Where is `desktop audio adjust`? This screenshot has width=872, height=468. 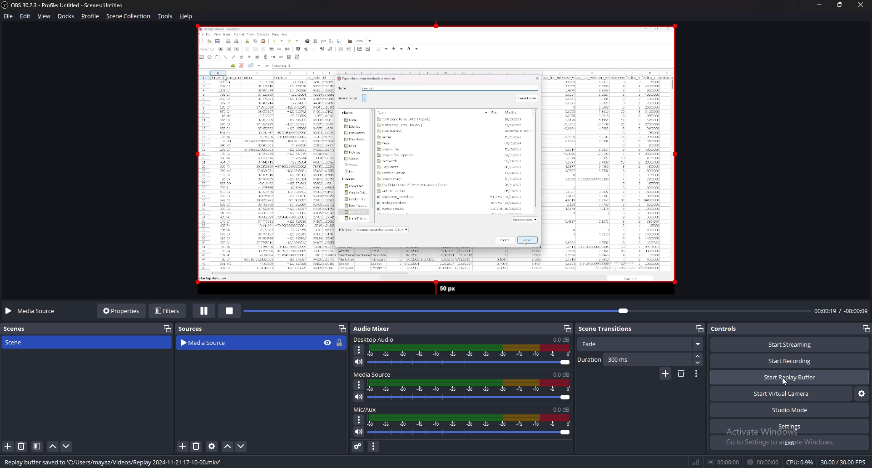 desktop audio adjust is located at coordinates (470, 355).